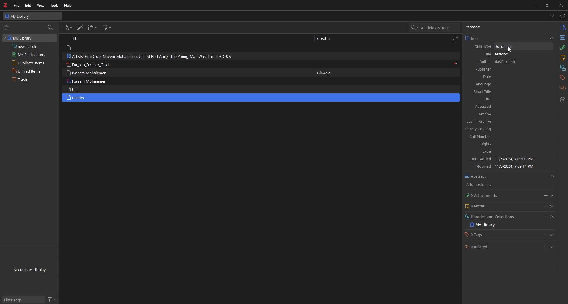 The image size is (568, 304). I want to click on filter tags, so click(24, 300).